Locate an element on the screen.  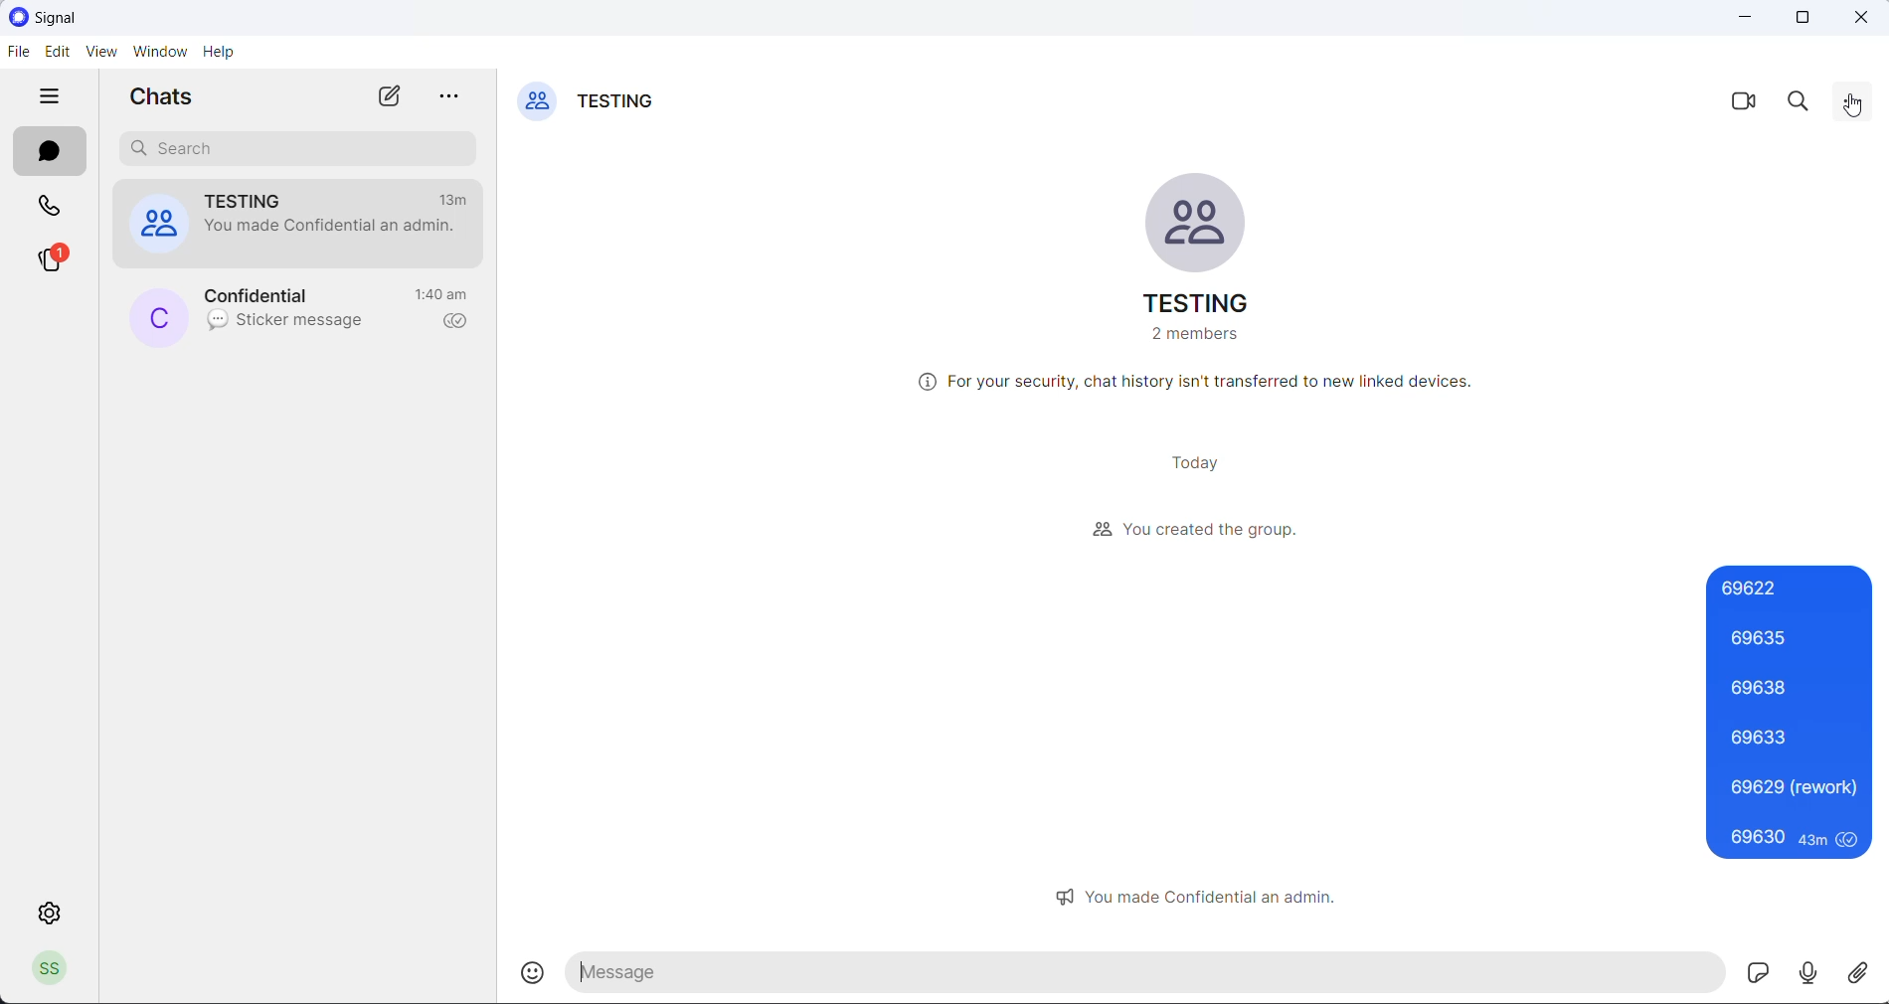
hide tabs is located at coordinates (54, 99).